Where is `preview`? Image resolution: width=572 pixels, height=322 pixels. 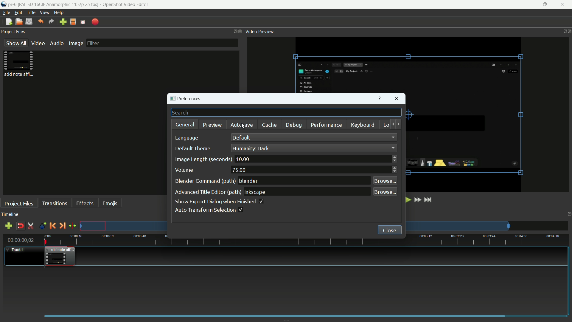
preview is located at coordinates (212, 126).